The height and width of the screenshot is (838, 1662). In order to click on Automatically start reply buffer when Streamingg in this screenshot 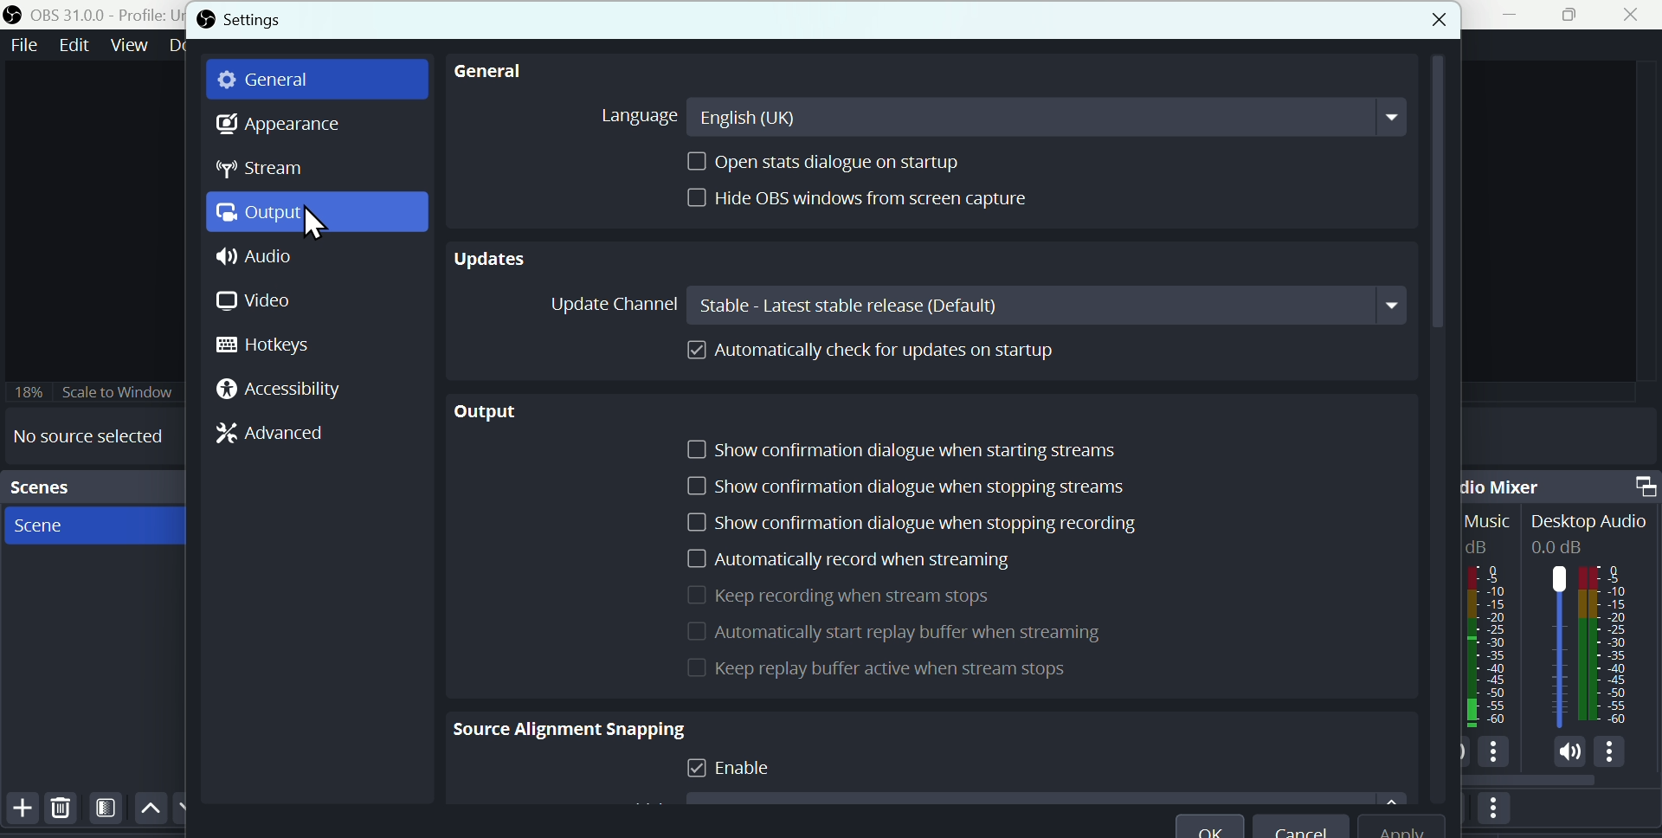, I will do `click(963, 635)`.